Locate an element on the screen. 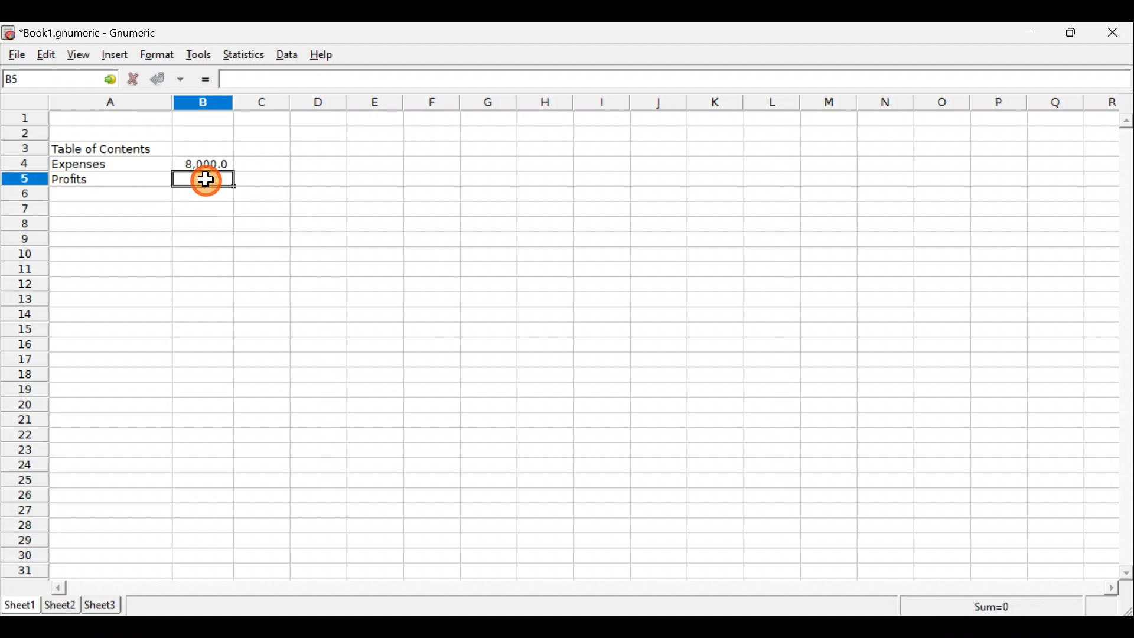 The height and width of the screenshot is (638, 1134). Close is located at coordinates (1117, 32).